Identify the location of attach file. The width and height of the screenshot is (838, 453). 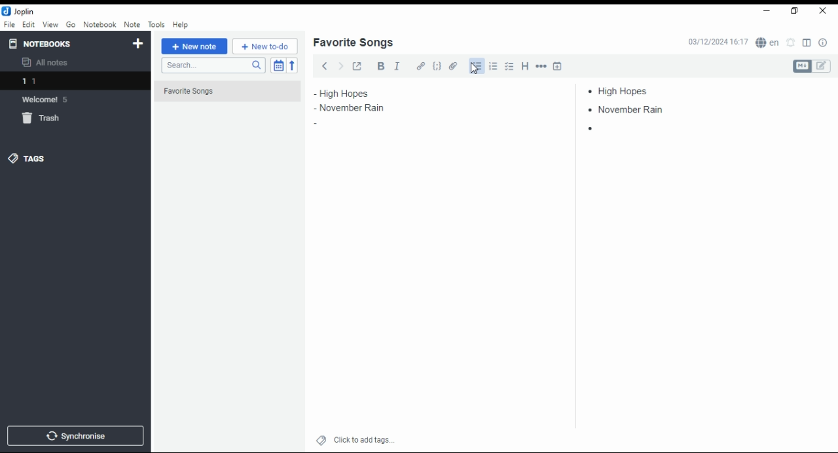
(454, 65).